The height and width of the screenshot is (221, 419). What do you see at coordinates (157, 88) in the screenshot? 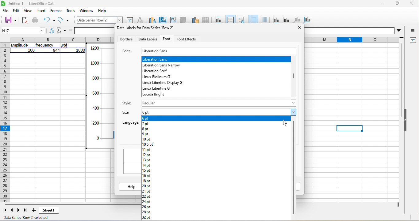
I see `linux libertine g` at bounding box center [157, 88].